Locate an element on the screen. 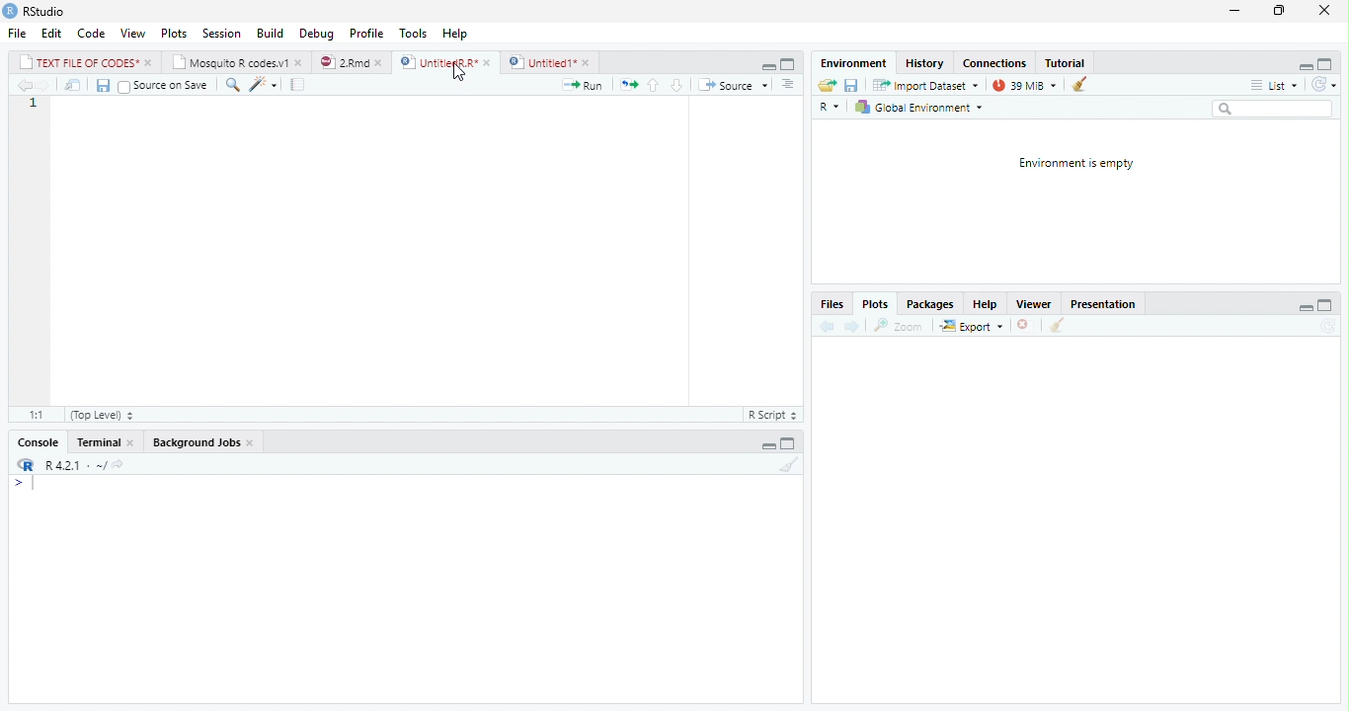  Code is located at coordinates (89, 34).